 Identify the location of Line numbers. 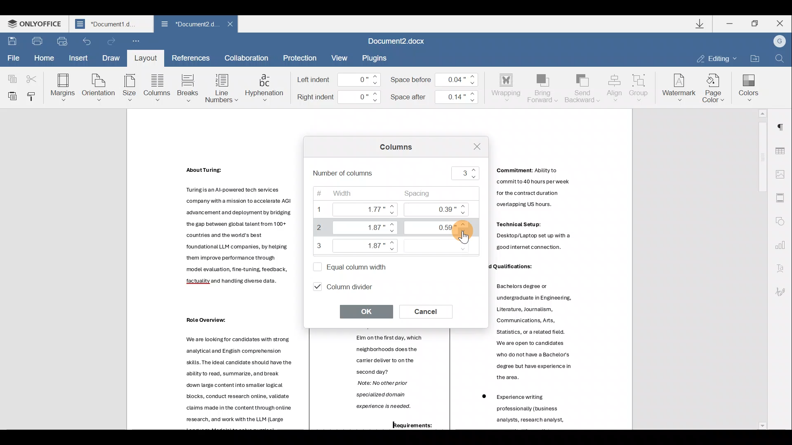
(221, 87).